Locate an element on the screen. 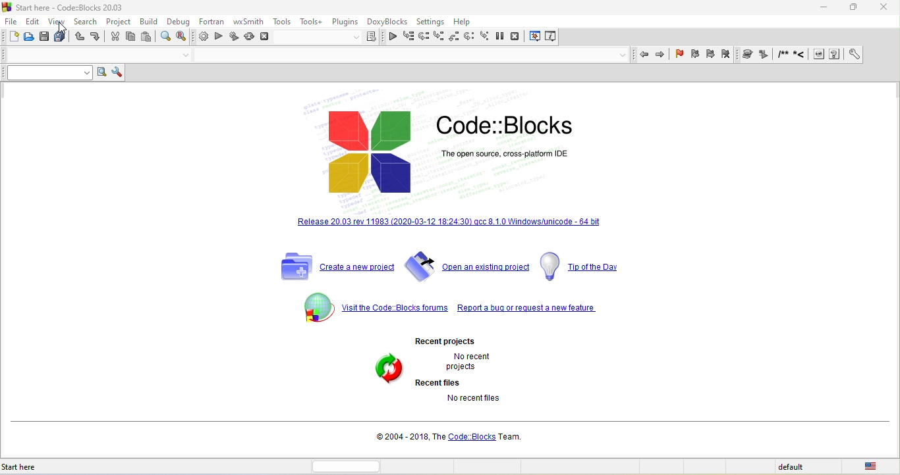 This screenshot has width=900, height=475. tip of the day is located at coordinates (582, 266).